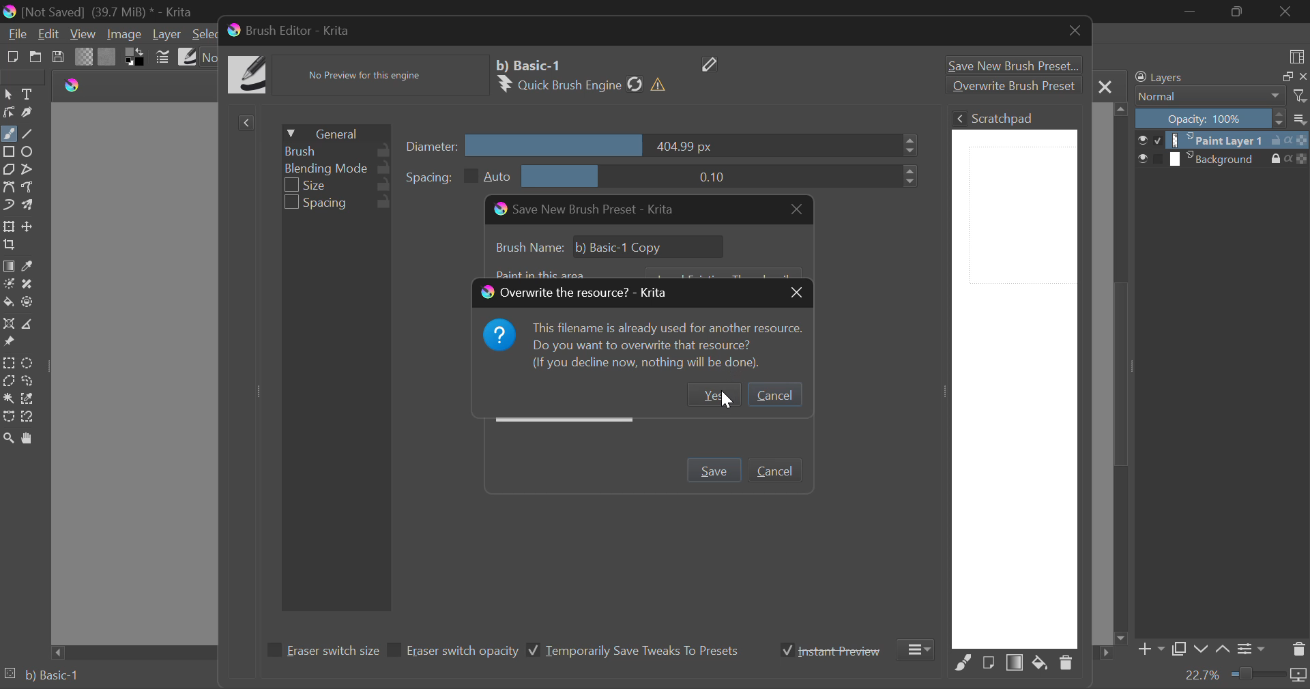  What do you see at coordinates (335, 132) in the screenshot?
I see `General` at bounding box center [335, 132].